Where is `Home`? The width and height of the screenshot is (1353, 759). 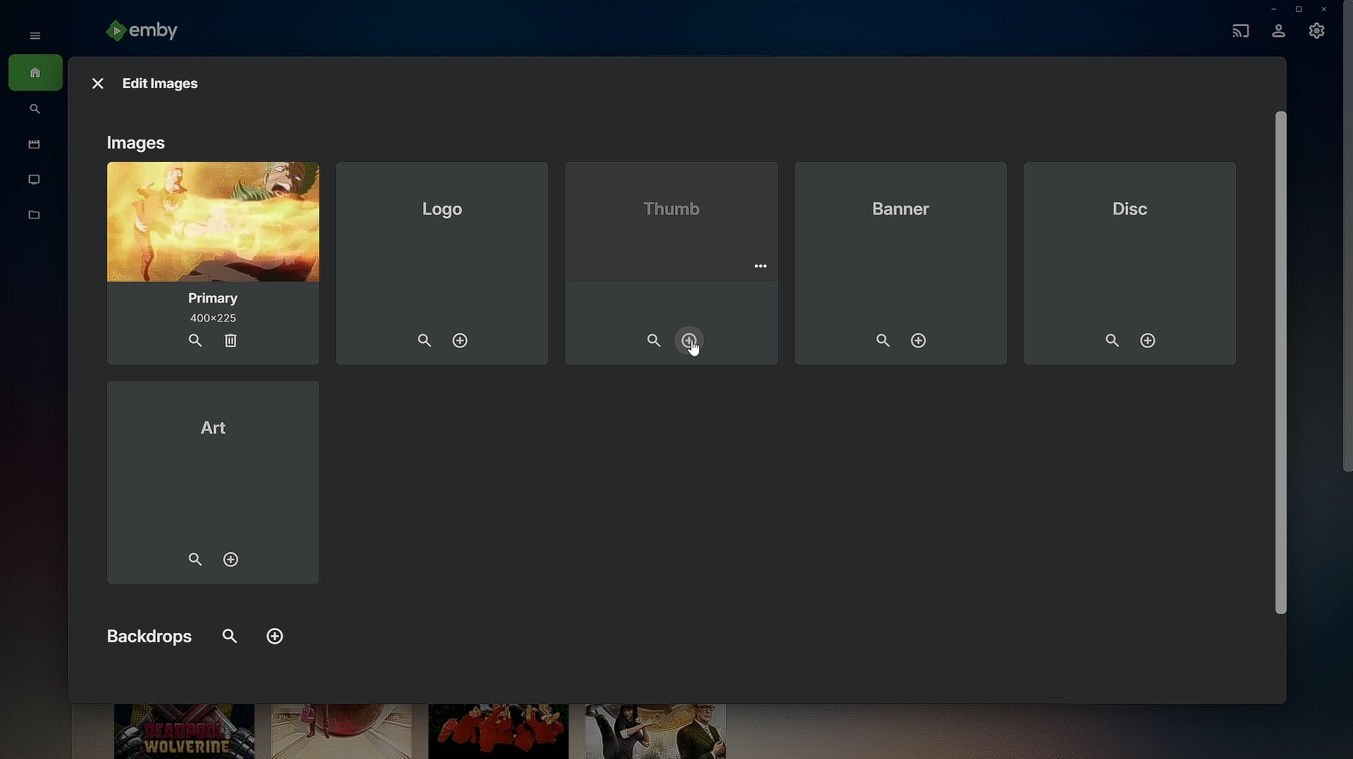 Home is located at coordinates (35, 74).